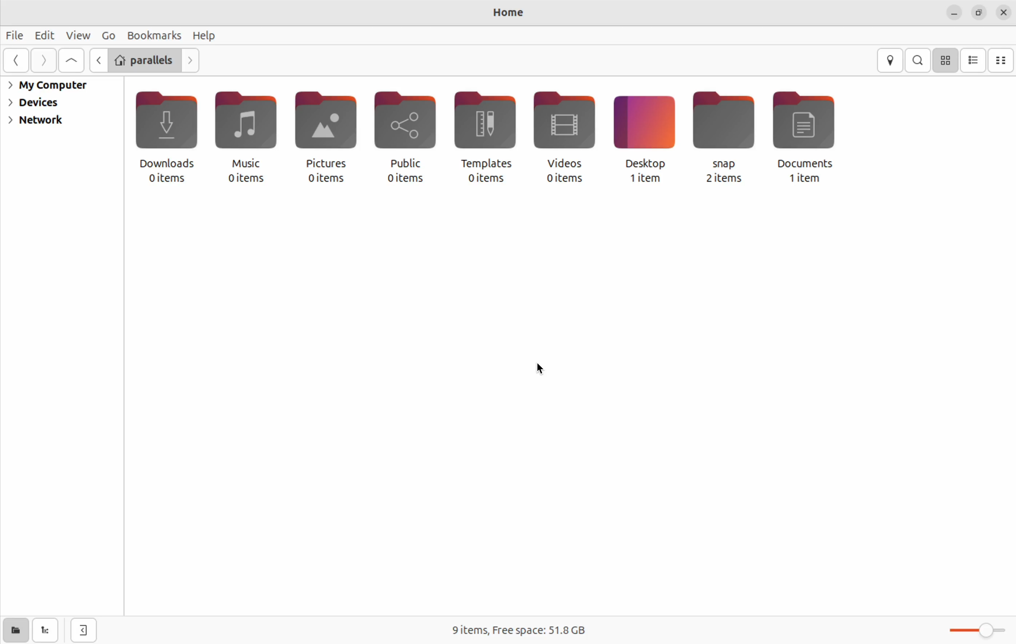  What do you see at coordinates (810, 136) in the screenshot?
I see `Documents 1 item` at bounding box center [810, 136].